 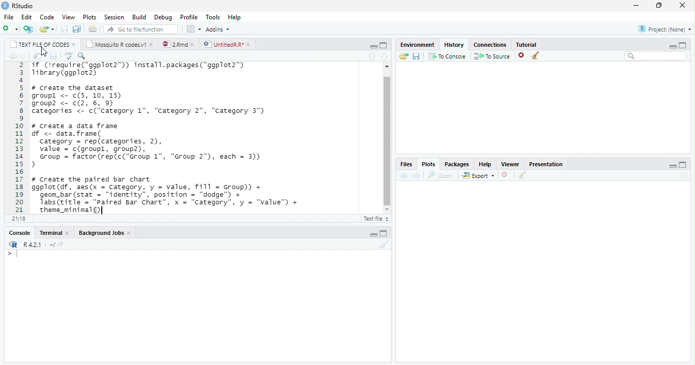 What do you see at coordinates (20, 219) in the screenshot?
I see `21:18` at bounding box center [20, 219].